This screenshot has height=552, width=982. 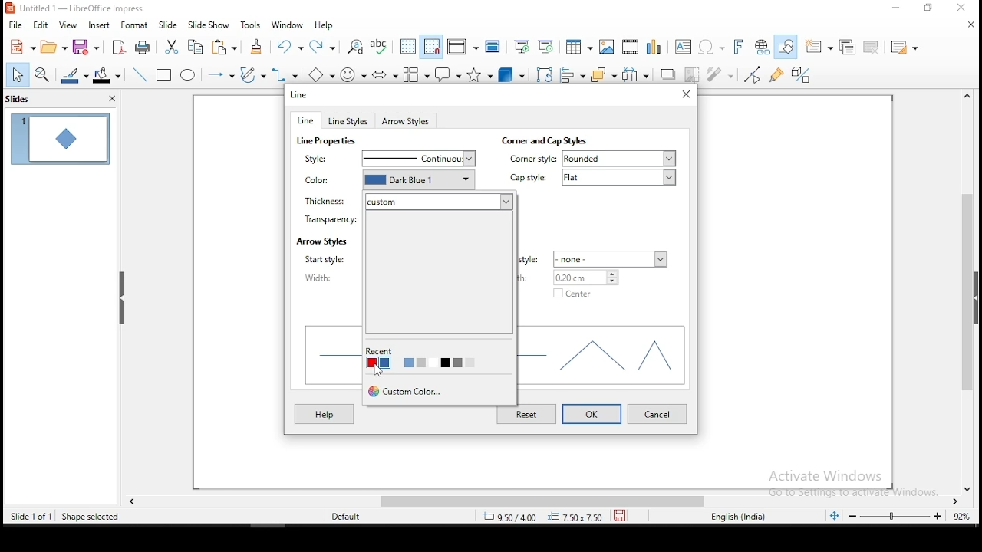 I want to click on table, so click(x=579, y=45).